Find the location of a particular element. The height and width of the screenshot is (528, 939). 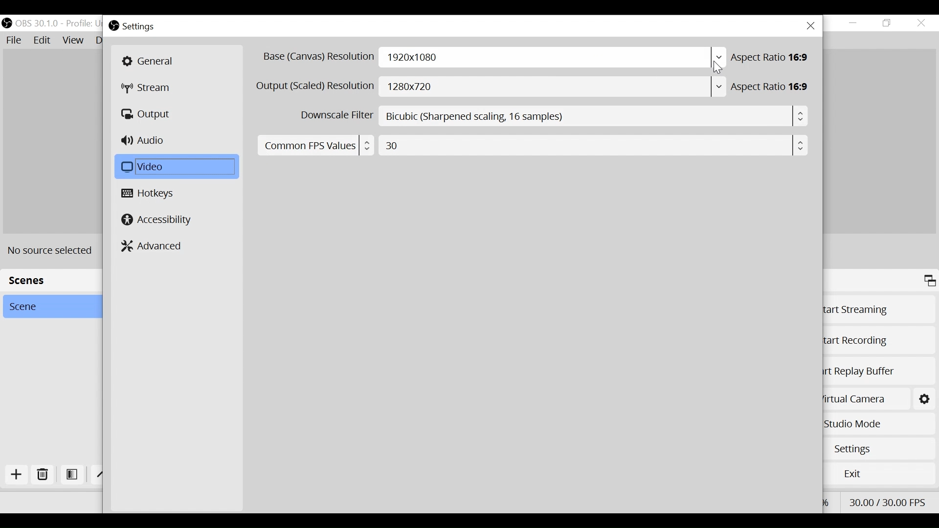

Base (Canvas) Resolution is located at coordinates (317, 57).